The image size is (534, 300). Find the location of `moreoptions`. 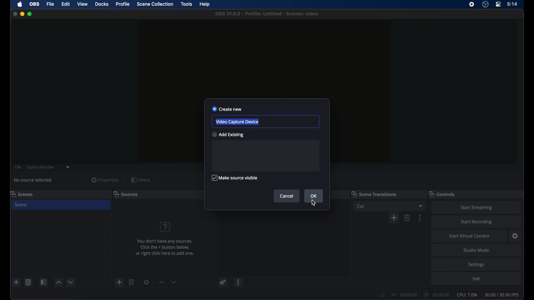

moreoptions is located at coordinates (420, 217).